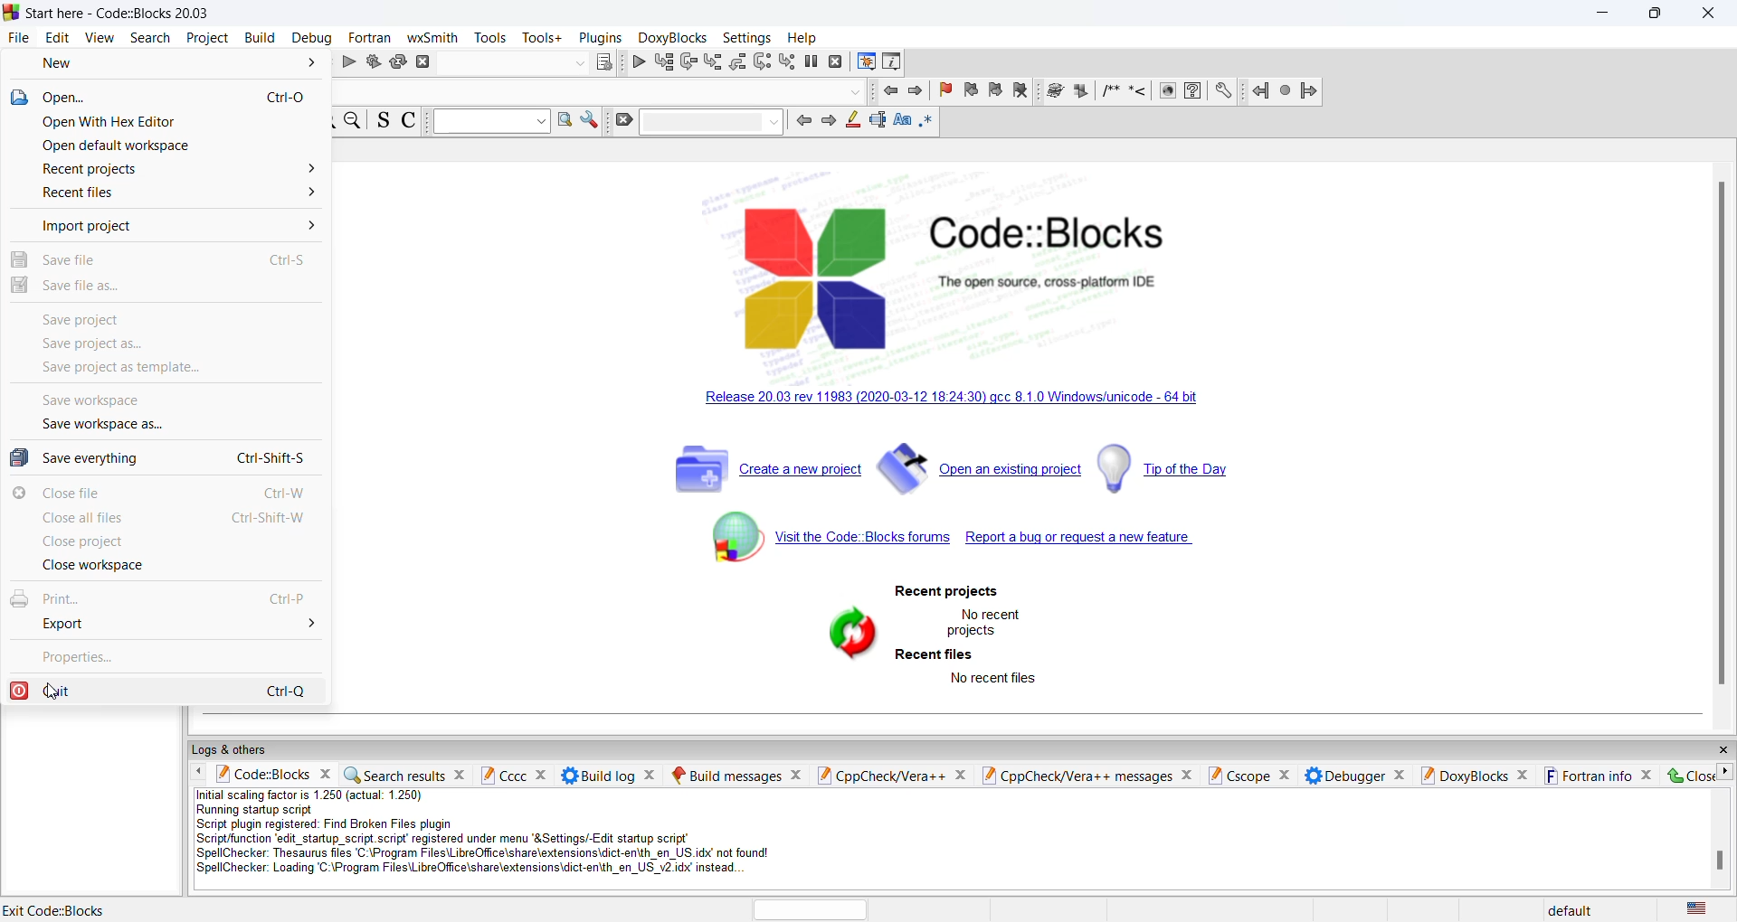  Describe the element at coordinates (1083, 91) in the screenshot. I see `icon` at that location.